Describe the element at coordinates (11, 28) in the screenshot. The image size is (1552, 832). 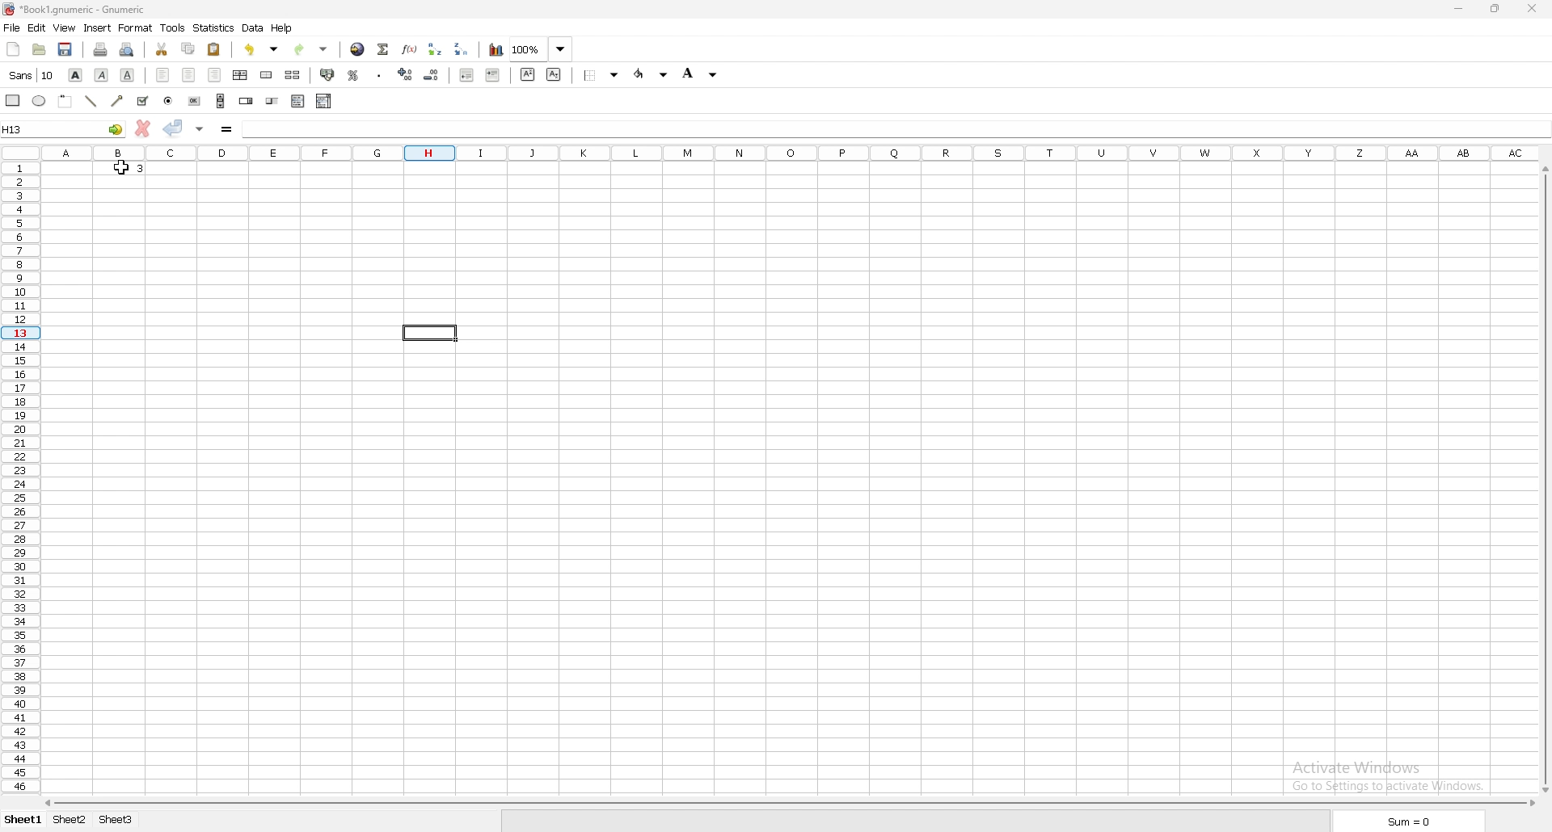
I see `file` at that location.